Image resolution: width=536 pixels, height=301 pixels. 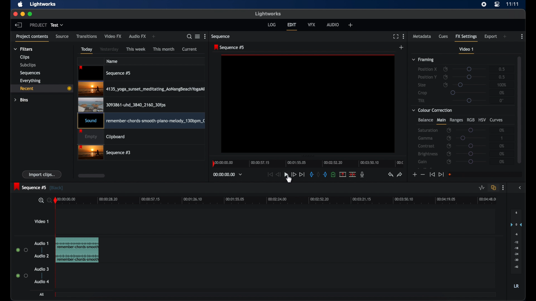 What do you see at coordinates (302, 174) in the screenshot?
I see `jump to end` at bounding box center [302, 174].